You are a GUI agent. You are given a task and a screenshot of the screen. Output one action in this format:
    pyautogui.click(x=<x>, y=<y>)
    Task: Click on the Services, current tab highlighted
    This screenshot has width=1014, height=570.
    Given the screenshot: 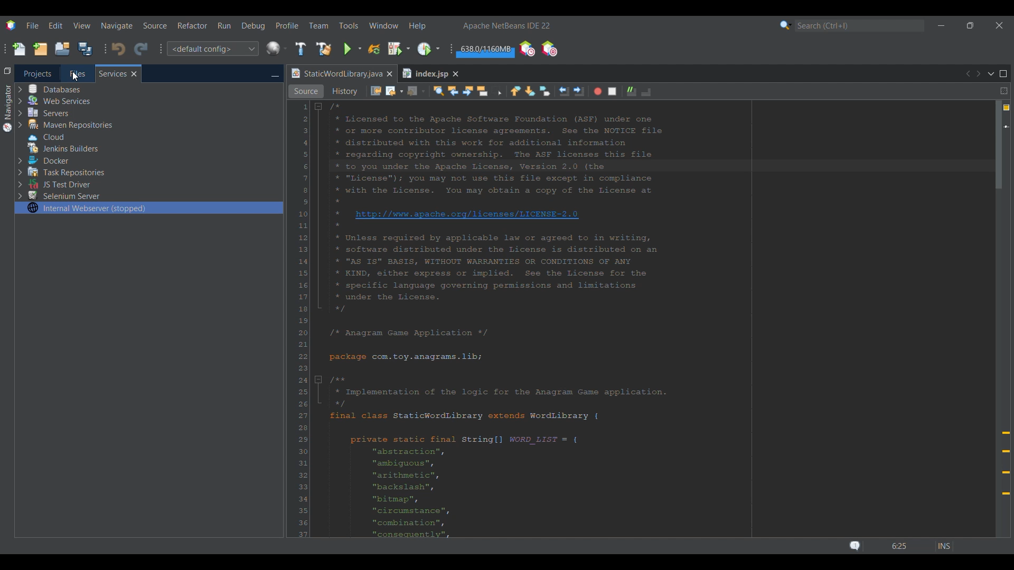 What is the action you would take?
    pyautogui.click(x=112, y=73)
    